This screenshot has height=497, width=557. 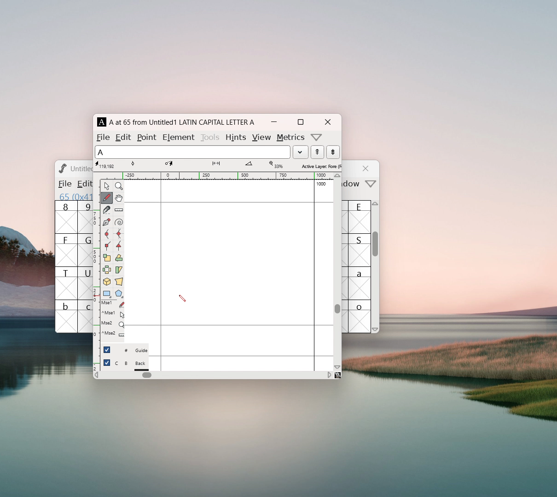 I want to click on horizontal ruler, so click(x=217, y=176).